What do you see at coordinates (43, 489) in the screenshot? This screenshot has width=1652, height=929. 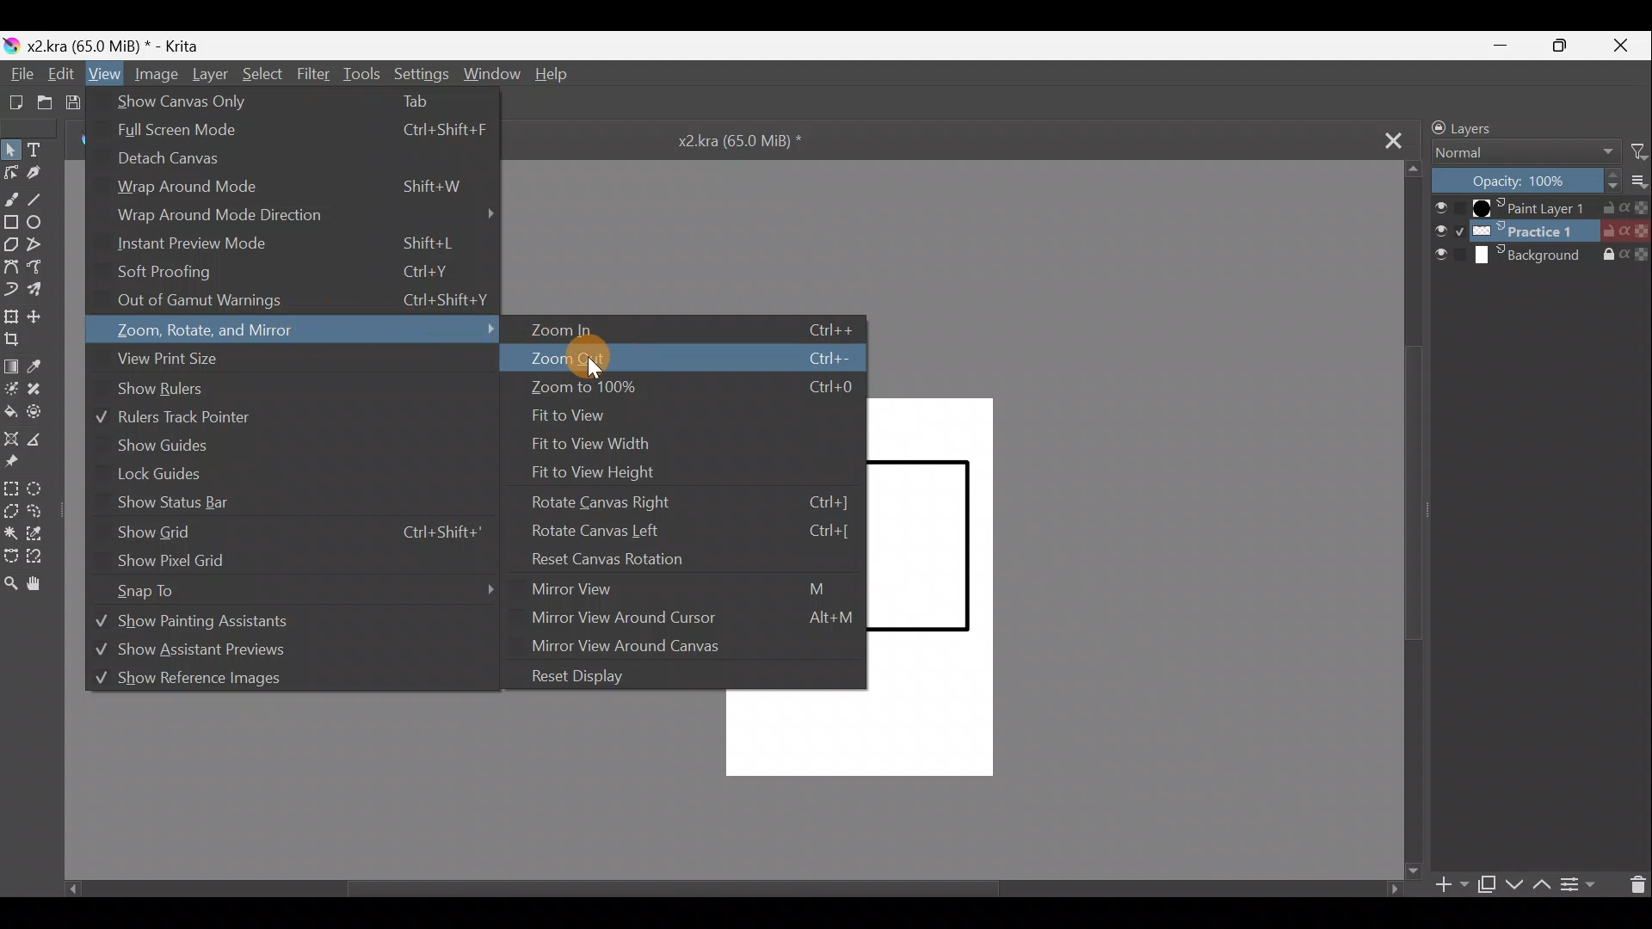 I see `Elliptical selection tool` at bounding box center [43, 489].